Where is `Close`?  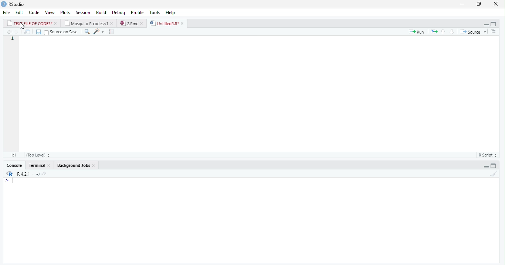
Close is located at coordinates (496, 4).